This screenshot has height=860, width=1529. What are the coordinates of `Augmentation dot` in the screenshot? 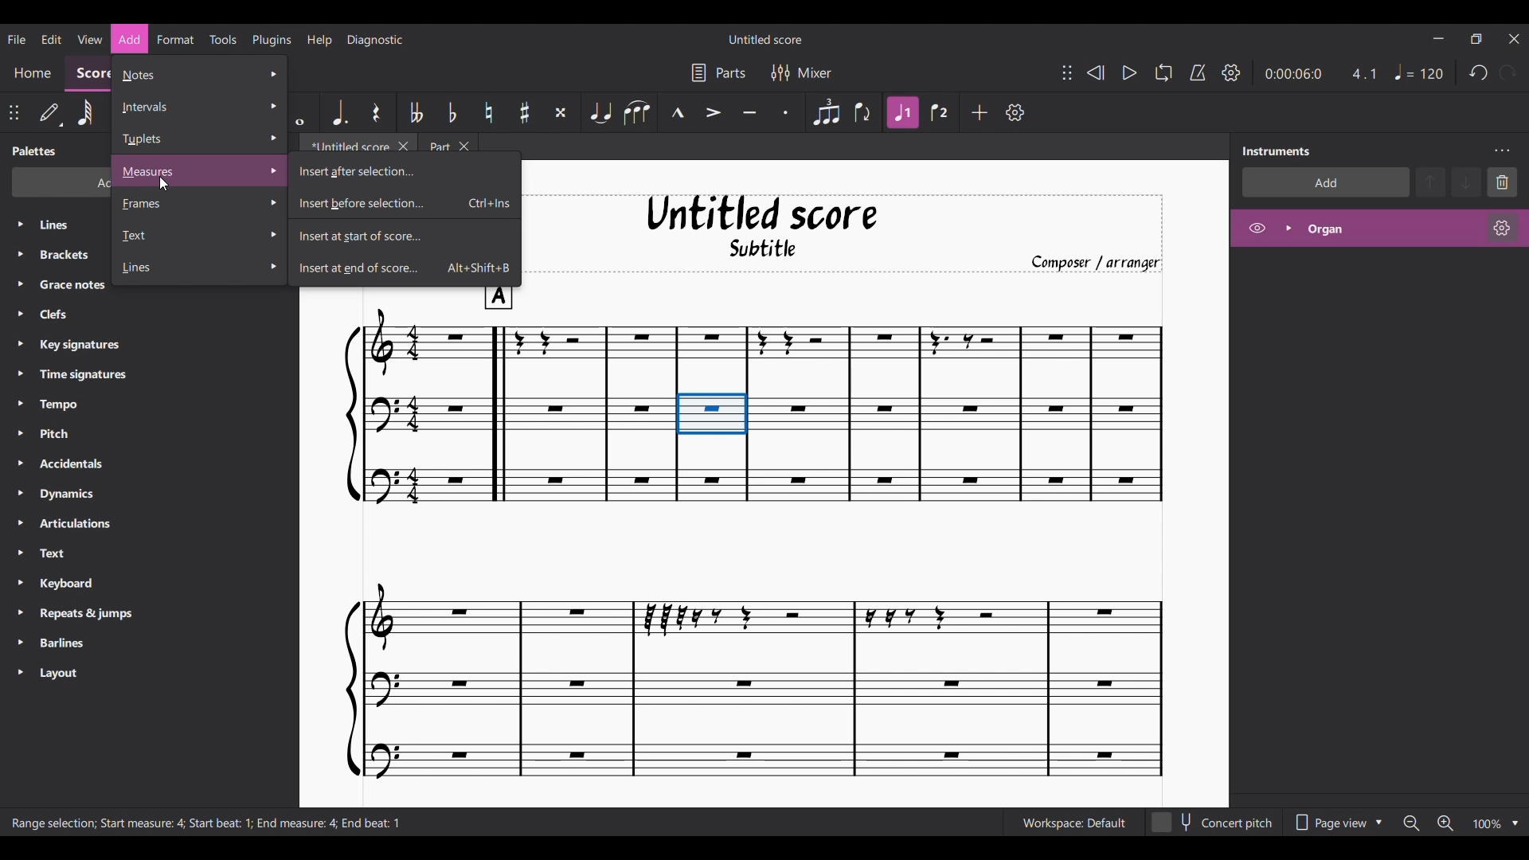 It's located at (341, 111).